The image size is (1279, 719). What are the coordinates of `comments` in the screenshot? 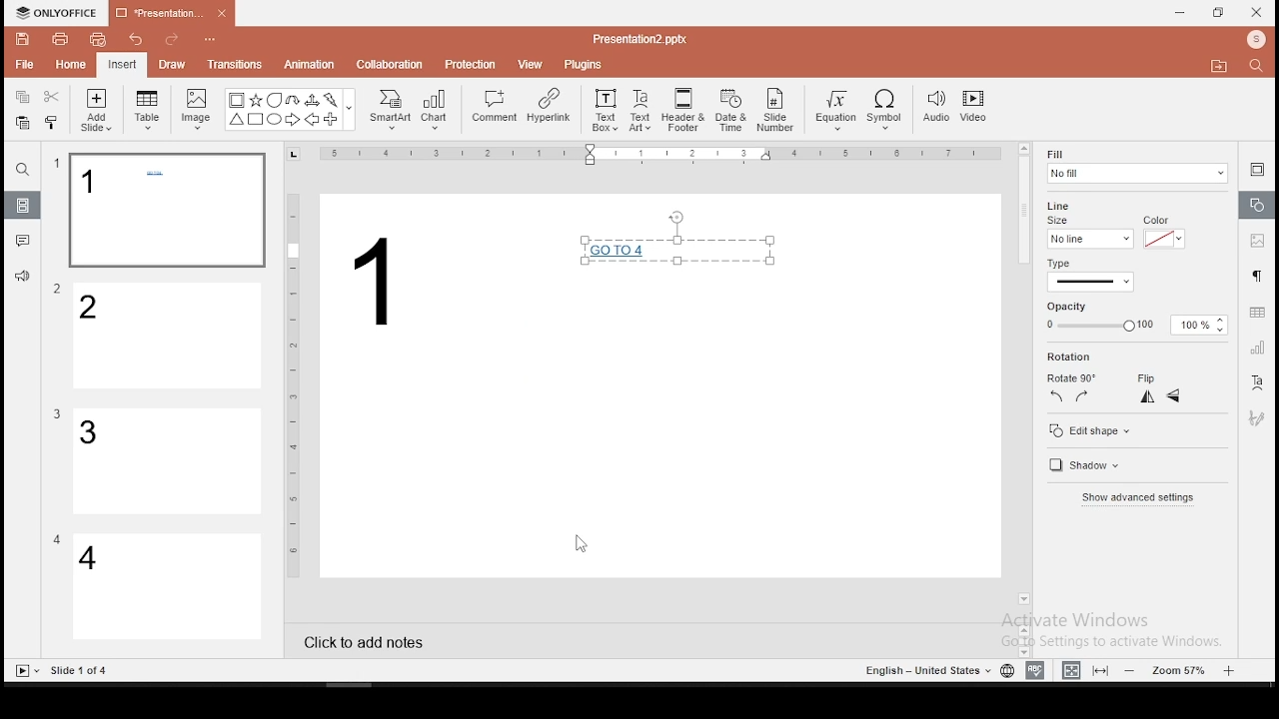 It's located at (23, 241).